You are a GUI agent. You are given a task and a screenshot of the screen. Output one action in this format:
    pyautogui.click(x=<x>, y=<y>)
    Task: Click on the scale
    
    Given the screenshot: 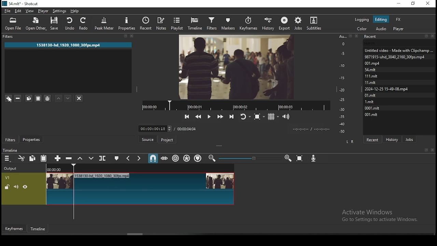 What is the action you would take?
    pyautogui.click(x=343, y=84)
    